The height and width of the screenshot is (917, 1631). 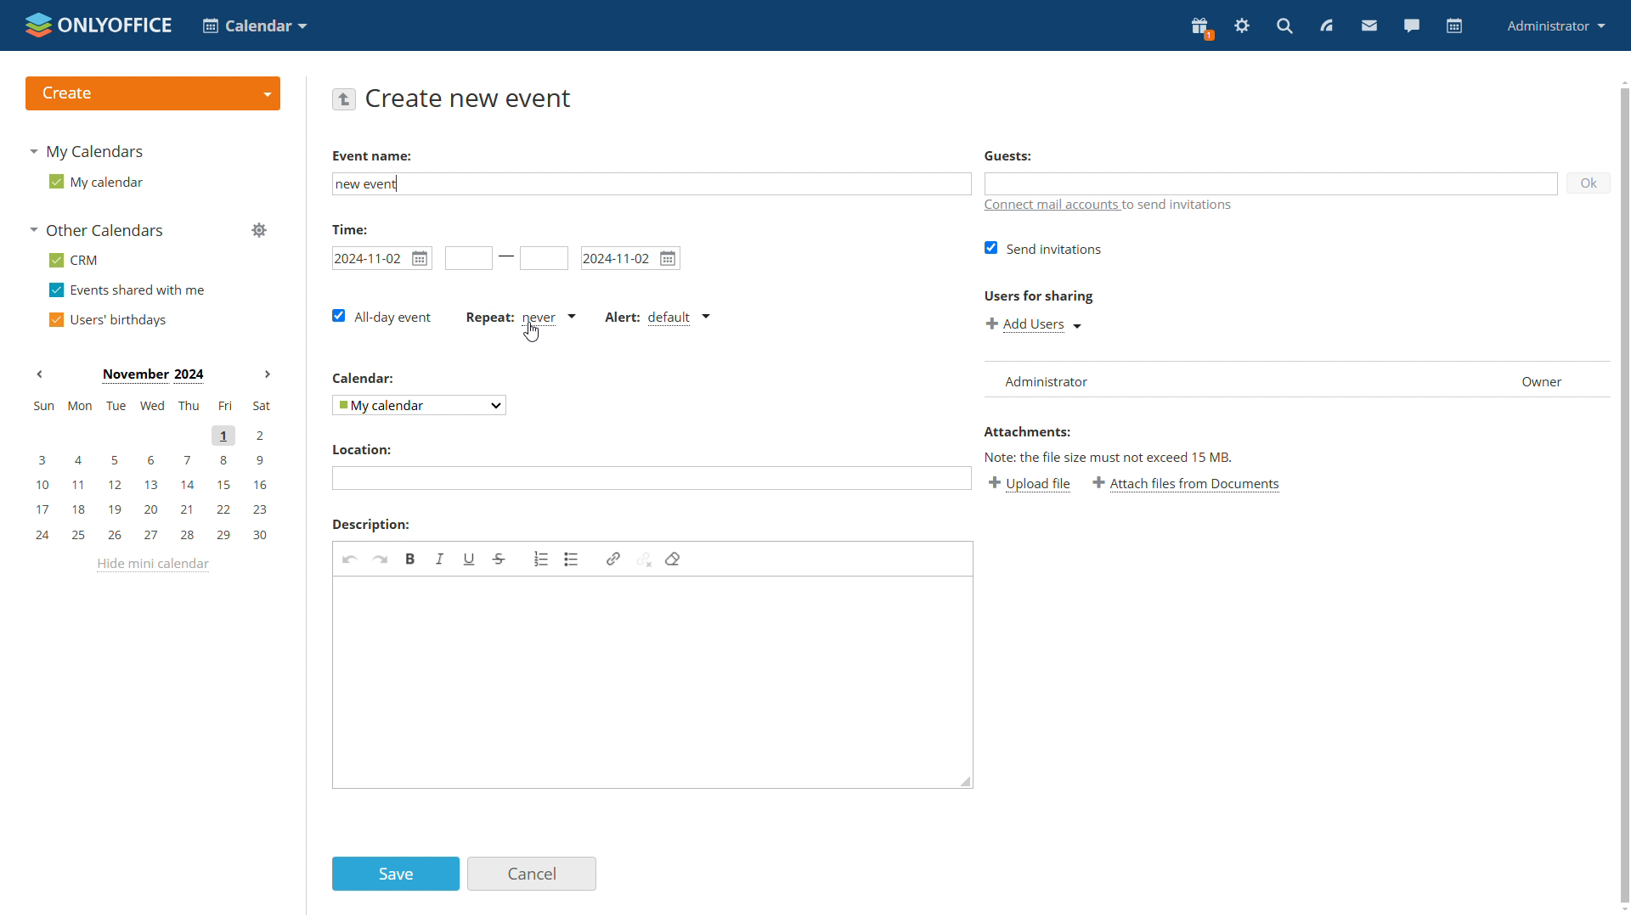 What do you see at coordinates (1621, 79) in the screenshot?
I see `scroll -up` at bounding box center [1621, 79].